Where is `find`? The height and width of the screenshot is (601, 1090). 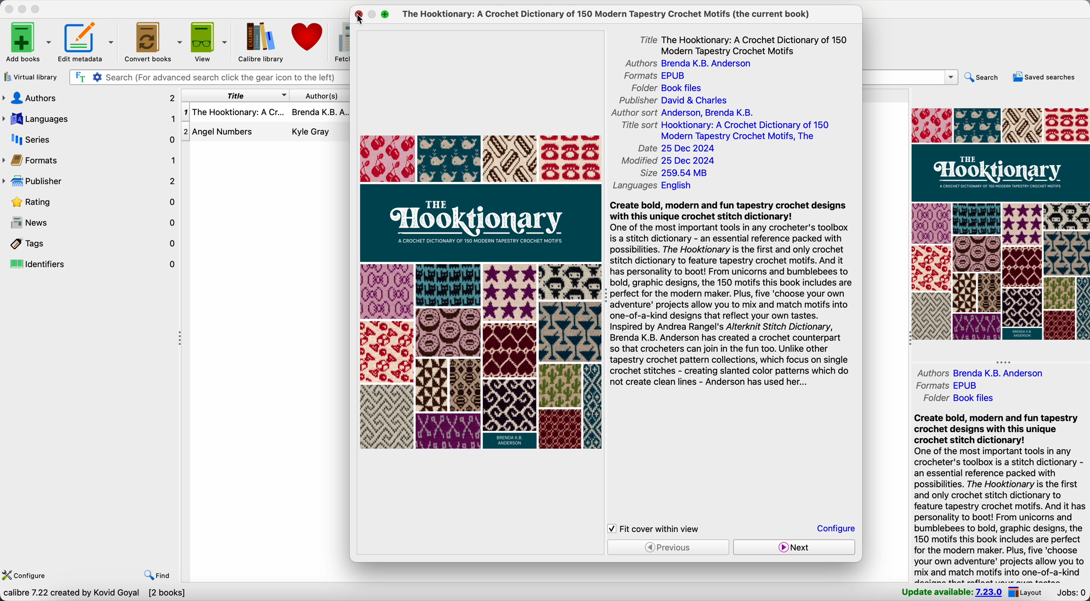
find is located at coordinates (158, 576).